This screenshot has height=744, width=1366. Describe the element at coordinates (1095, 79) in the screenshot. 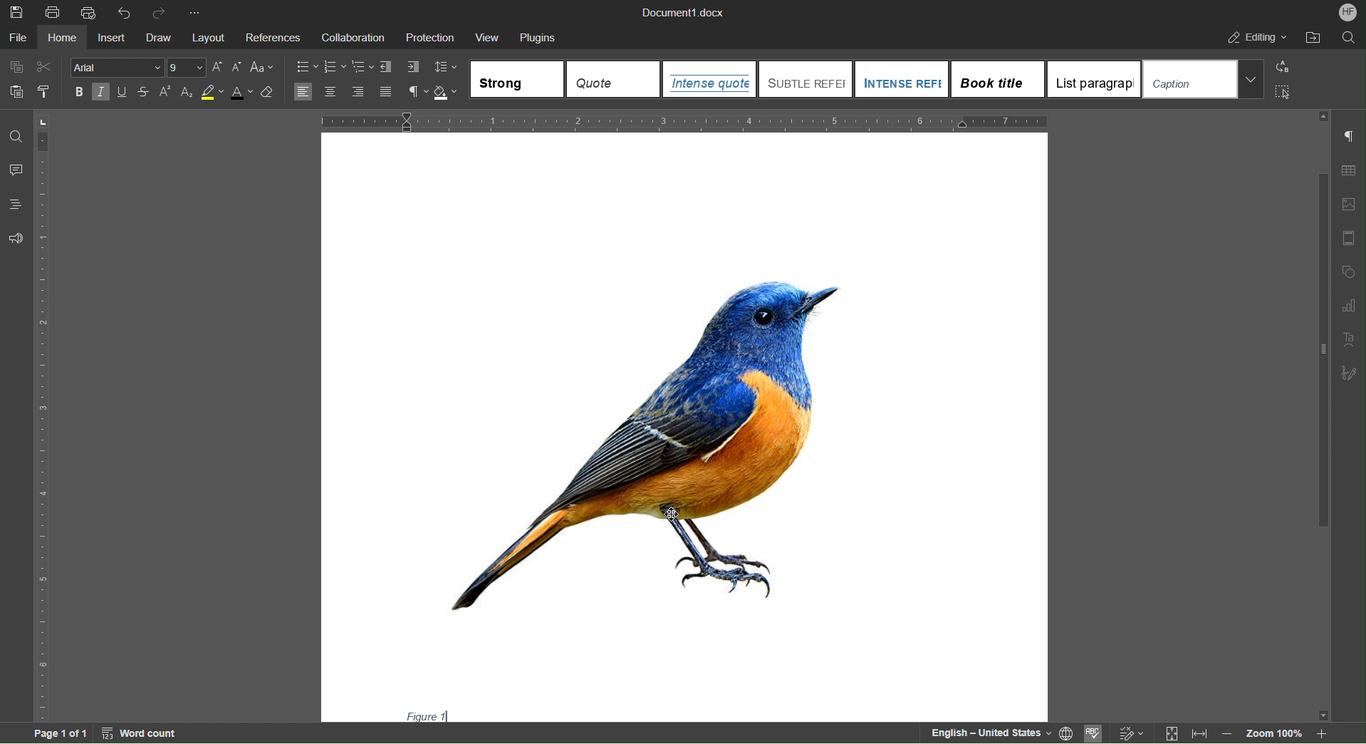

I see `Heading 5` at that location.